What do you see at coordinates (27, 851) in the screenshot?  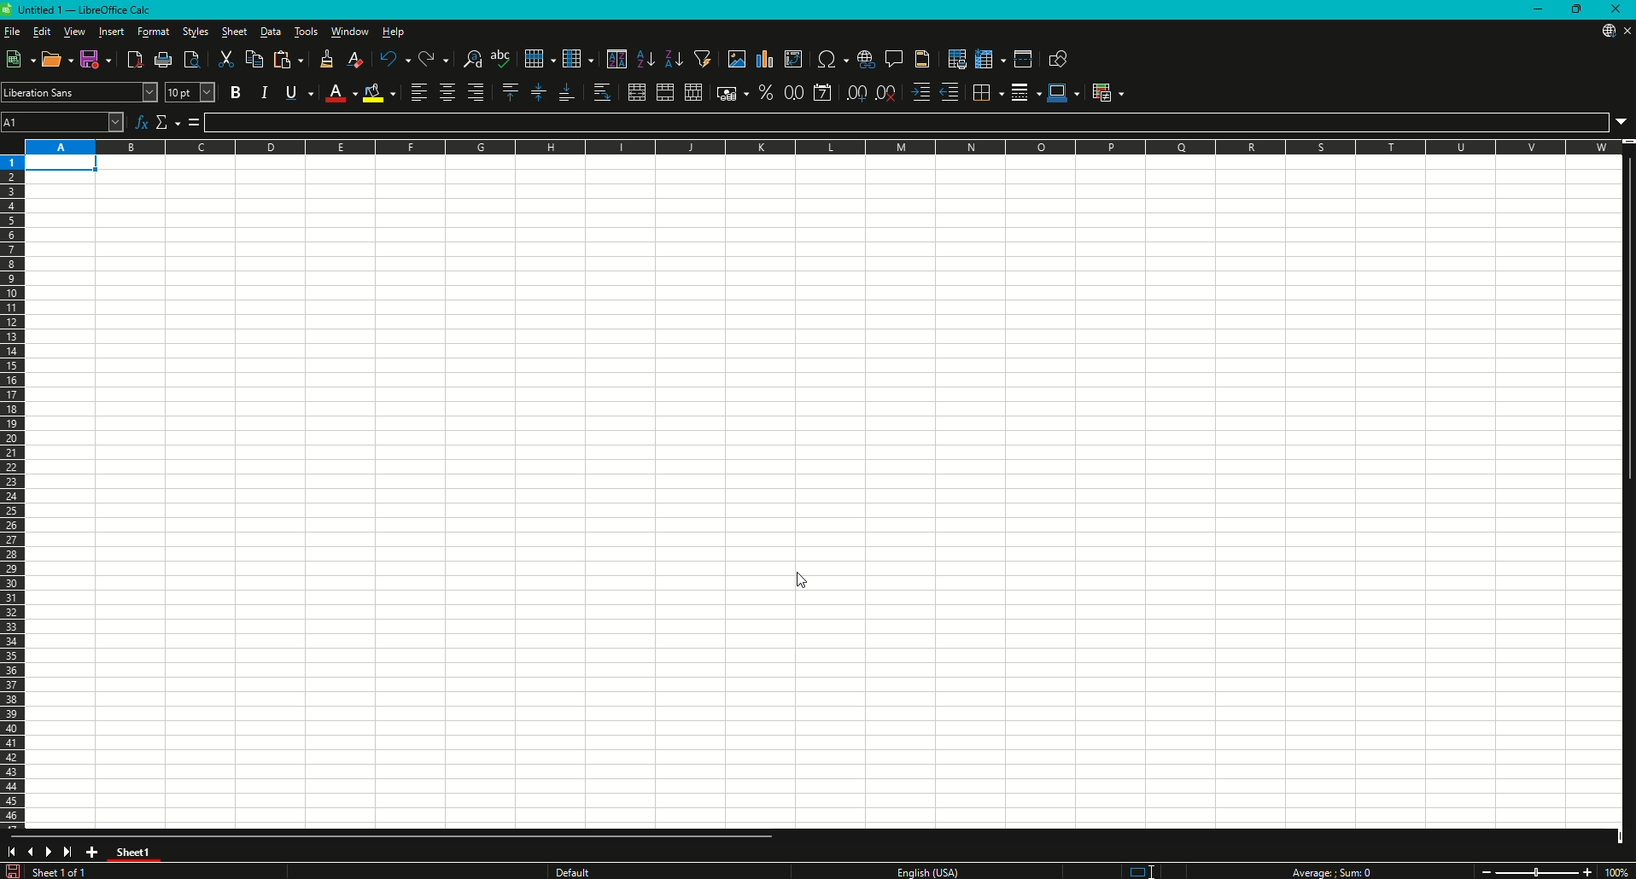 I see `Previous slide` at bounding box center [27, 851].